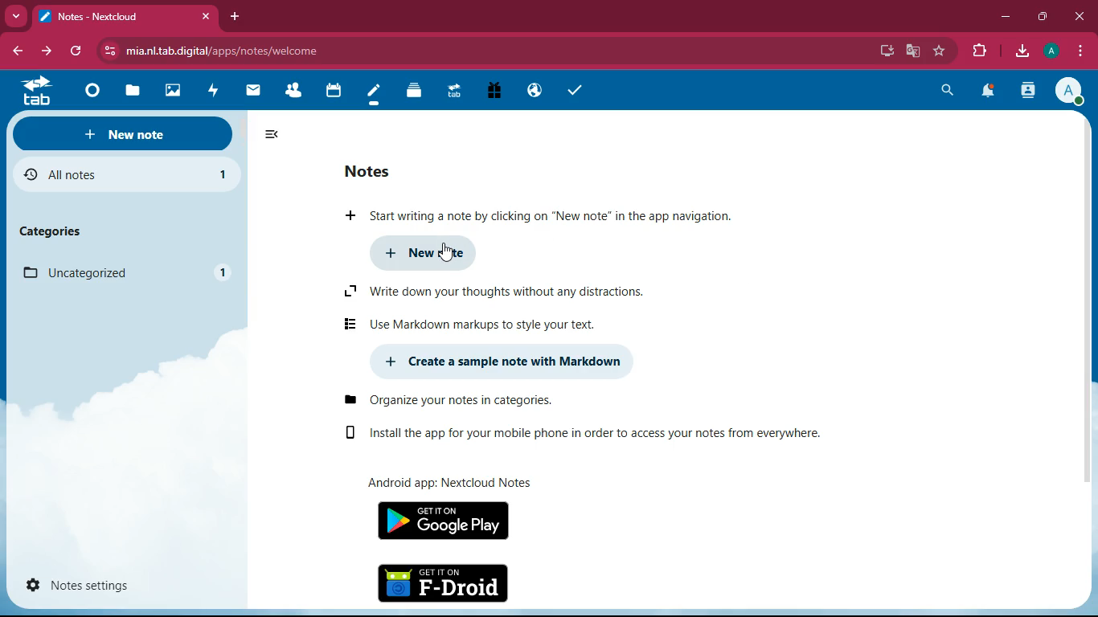 The width and height of the screenshot is (1098, 617). What do you see at coordinates (95, 88) in the screenshot?
I see `home` at bounding box center [95, 88].